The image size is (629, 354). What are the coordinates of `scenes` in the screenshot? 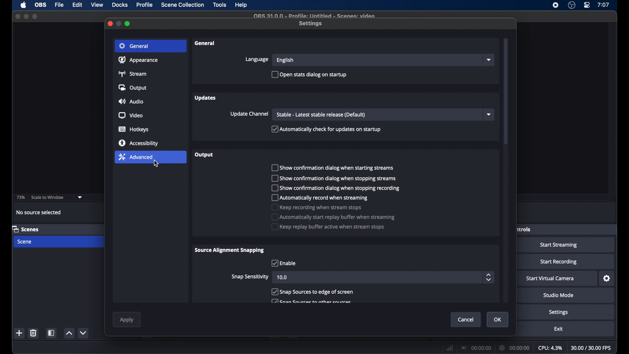 It's located at (25, 229).